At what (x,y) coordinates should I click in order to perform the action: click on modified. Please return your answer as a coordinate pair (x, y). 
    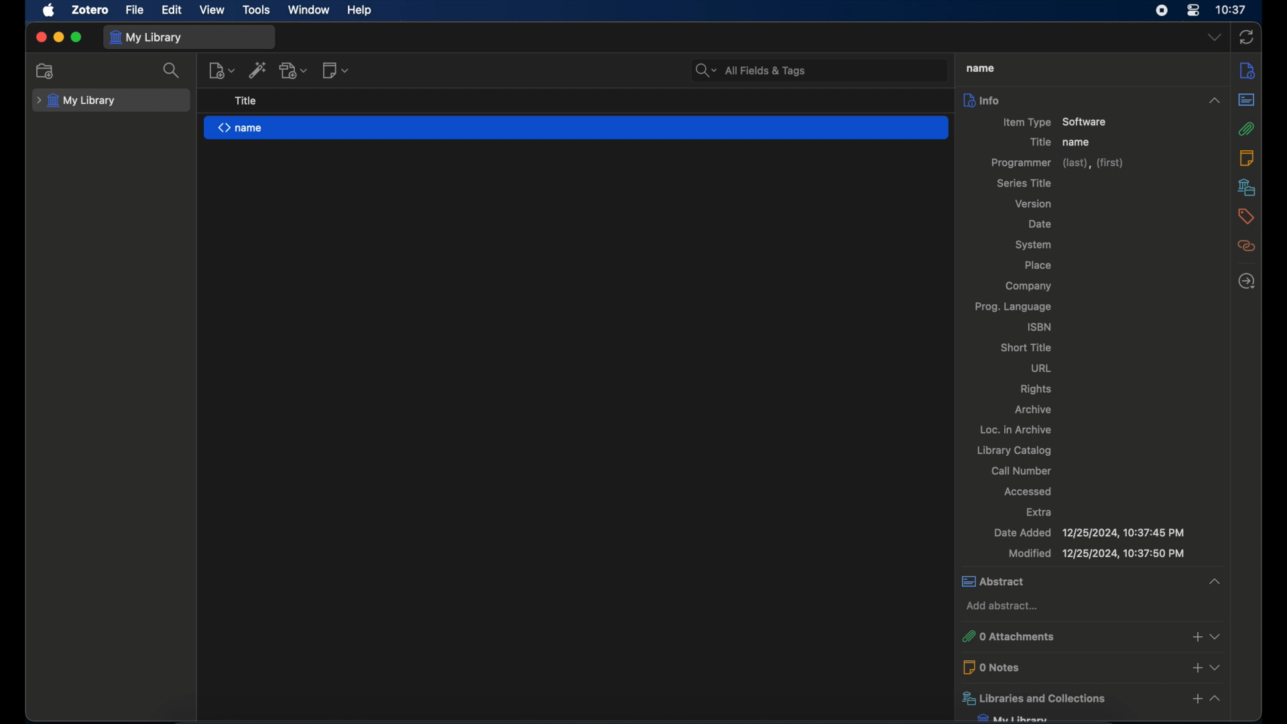
    Looking at the image, I should click on (1097, 554).